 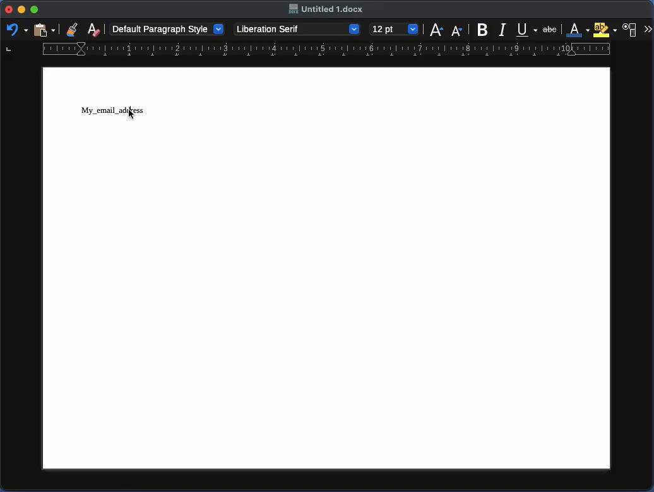 What do you see at coordinates (502, 29) in the screenshot?
I see `Italics` at bounding box center [502, 29].